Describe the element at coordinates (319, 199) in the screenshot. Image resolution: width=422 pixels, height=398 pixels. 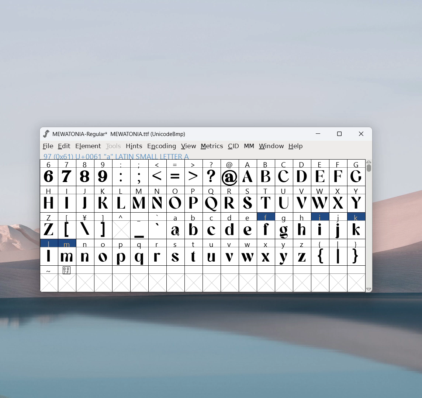
I see `W` at that location.